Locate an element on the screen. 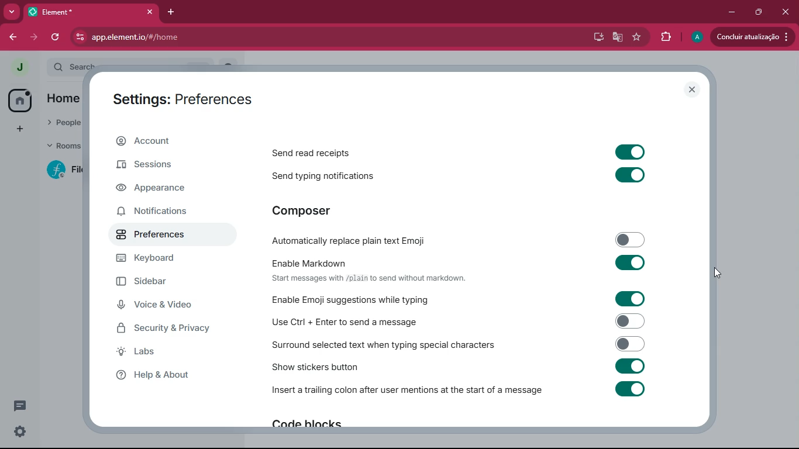  voice & video is located at coordinates (164, 306).